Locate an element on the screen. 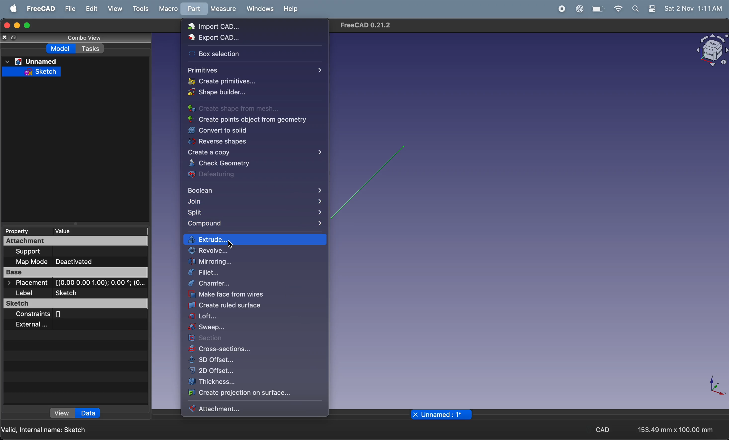 The width and height of the screenshot is (729, 440). maximize is located at coordinates (28, 26).